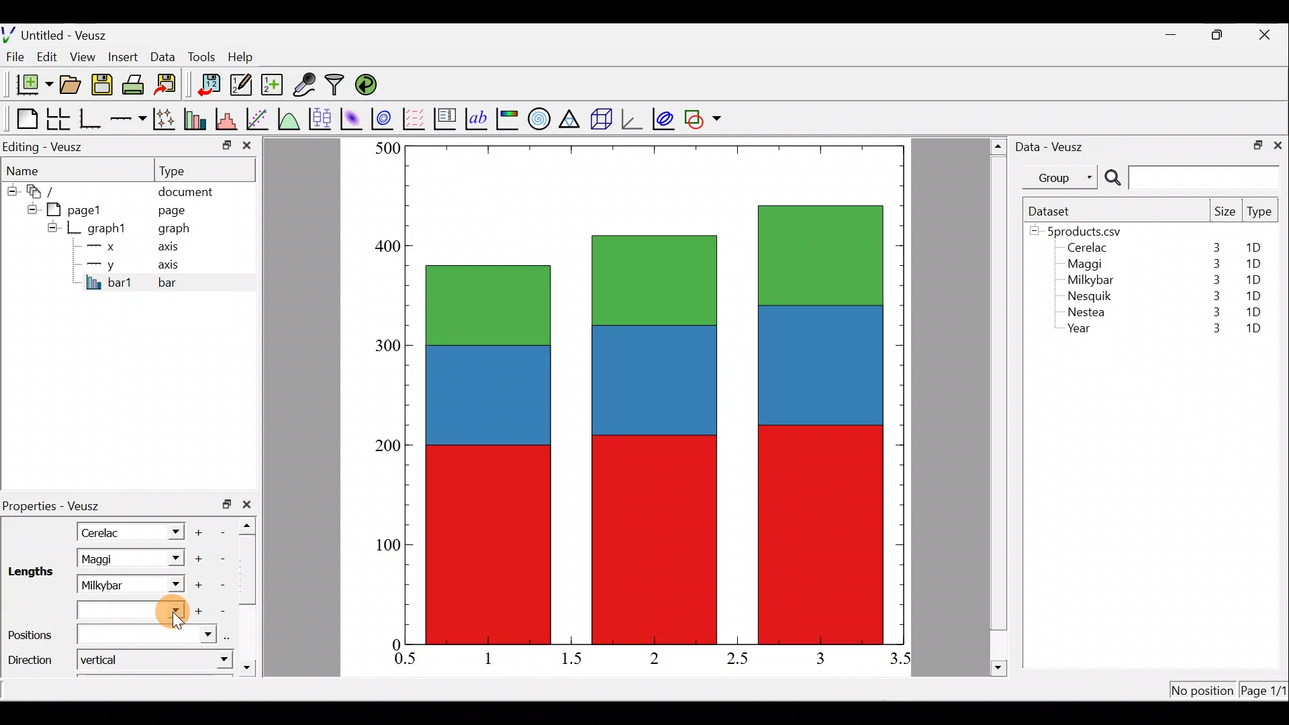 The height and width of the screenshot is (725, 1289). Describe the element at coordinates (571, 117) in the screenshot. I see `Ternary graph` at that location.